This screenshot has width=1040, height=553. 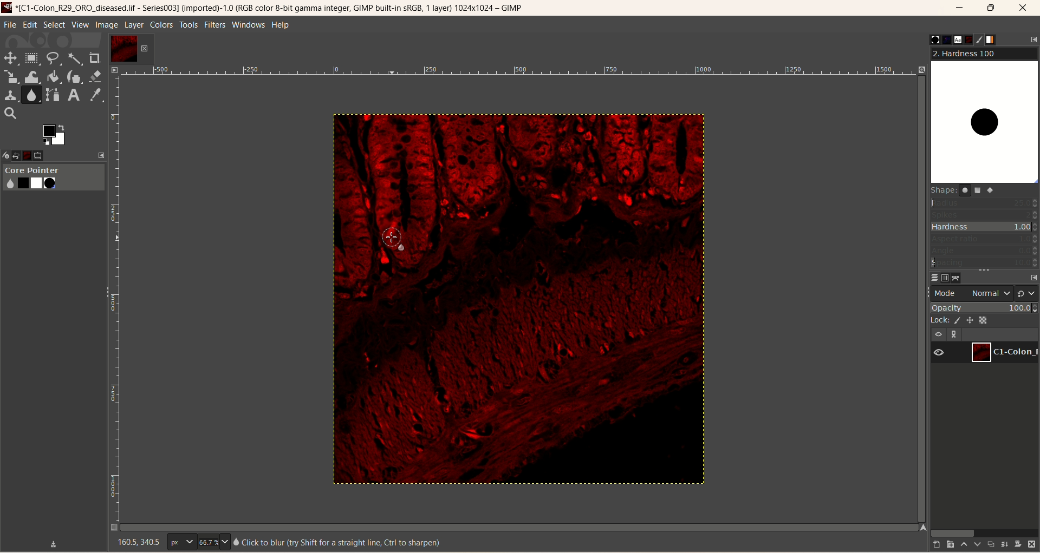 What do you see at coordinates (96, 95) in the screenshot?
I see `color picker tool` at bounding box center [96, 95].